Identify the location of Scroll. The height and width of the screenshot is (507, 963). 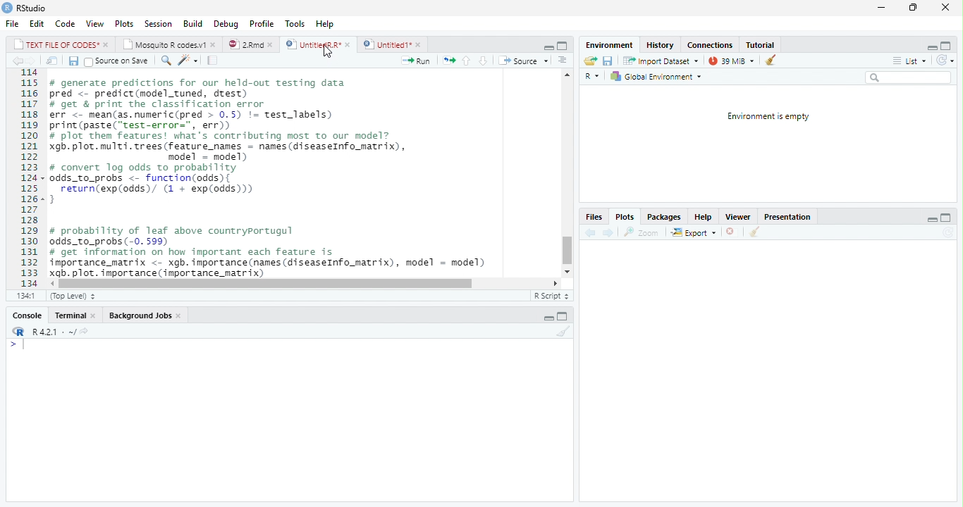
(568, 173).